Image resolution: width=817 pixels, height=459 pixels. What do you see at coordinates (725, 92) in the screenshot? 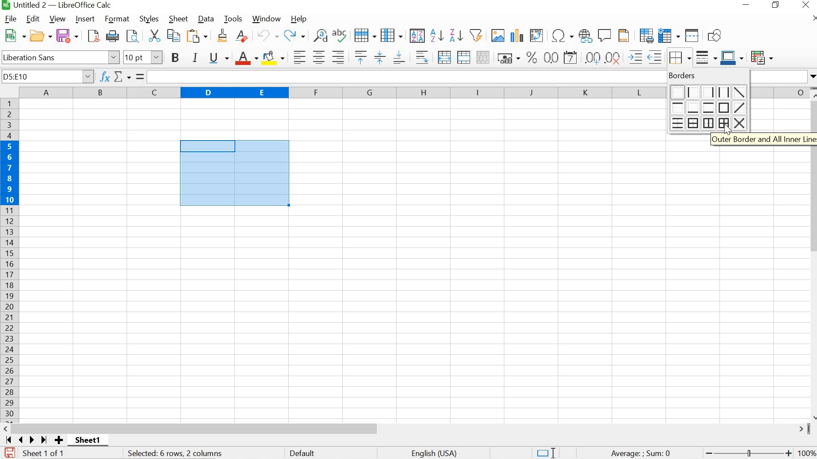
I see `left and right border` at bounding box center [725, 92].